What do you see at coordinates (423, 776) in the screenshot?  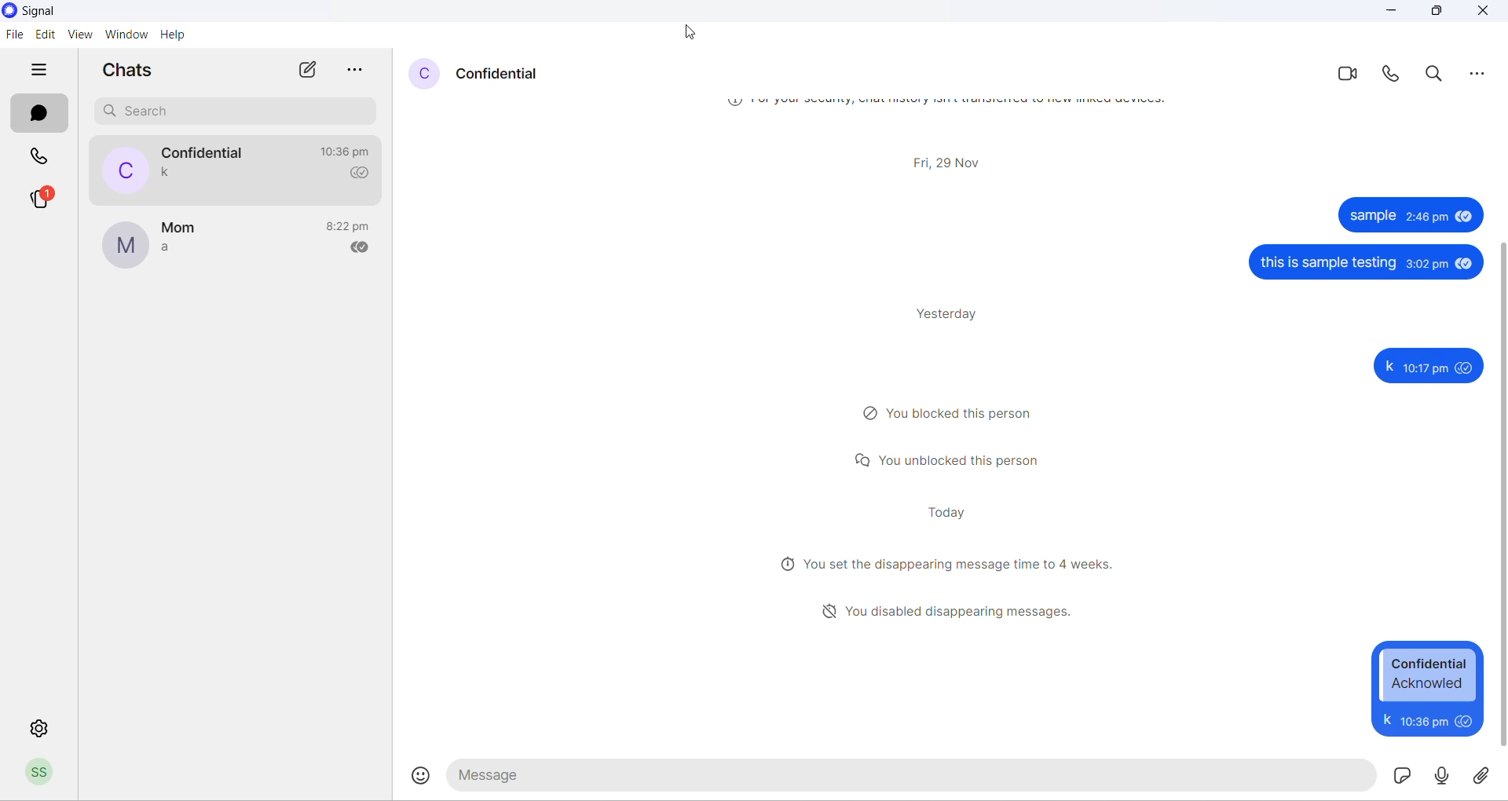 I see `emojis` at bounding box center [423, 776].